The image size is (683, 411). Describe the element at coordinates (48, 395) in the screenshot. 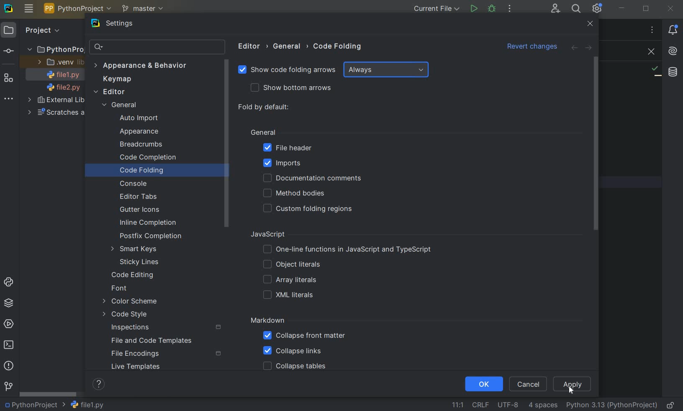

I see `SCROLLBAR` at that location.